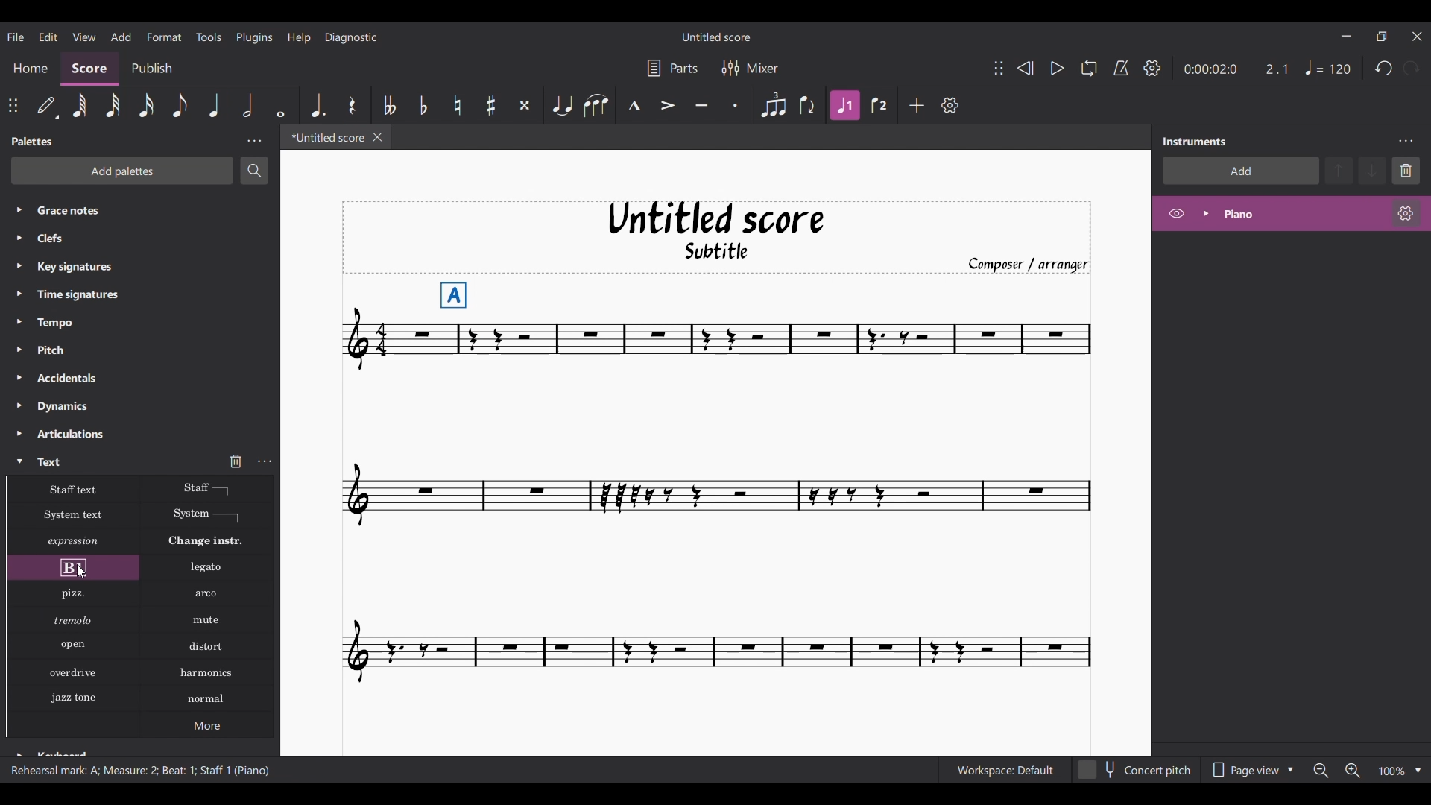 The width and height of the screenshot is (1431, 805). What do you see at coordinates (147, 105) in the screenshot?
I see `16th note` at bounding box center [147, 105].